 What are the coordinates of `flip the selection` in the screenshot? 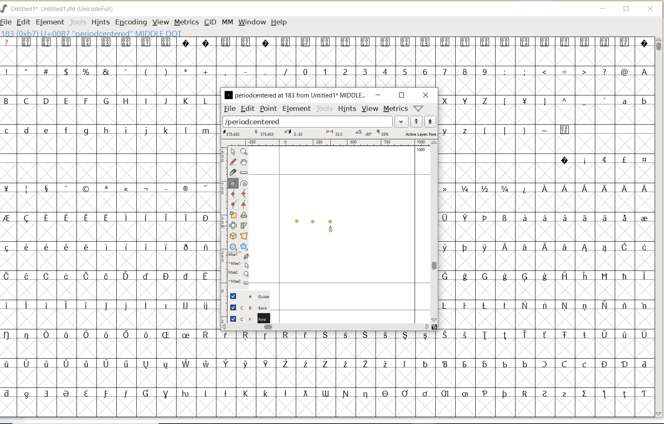 It's located at (234, 225).